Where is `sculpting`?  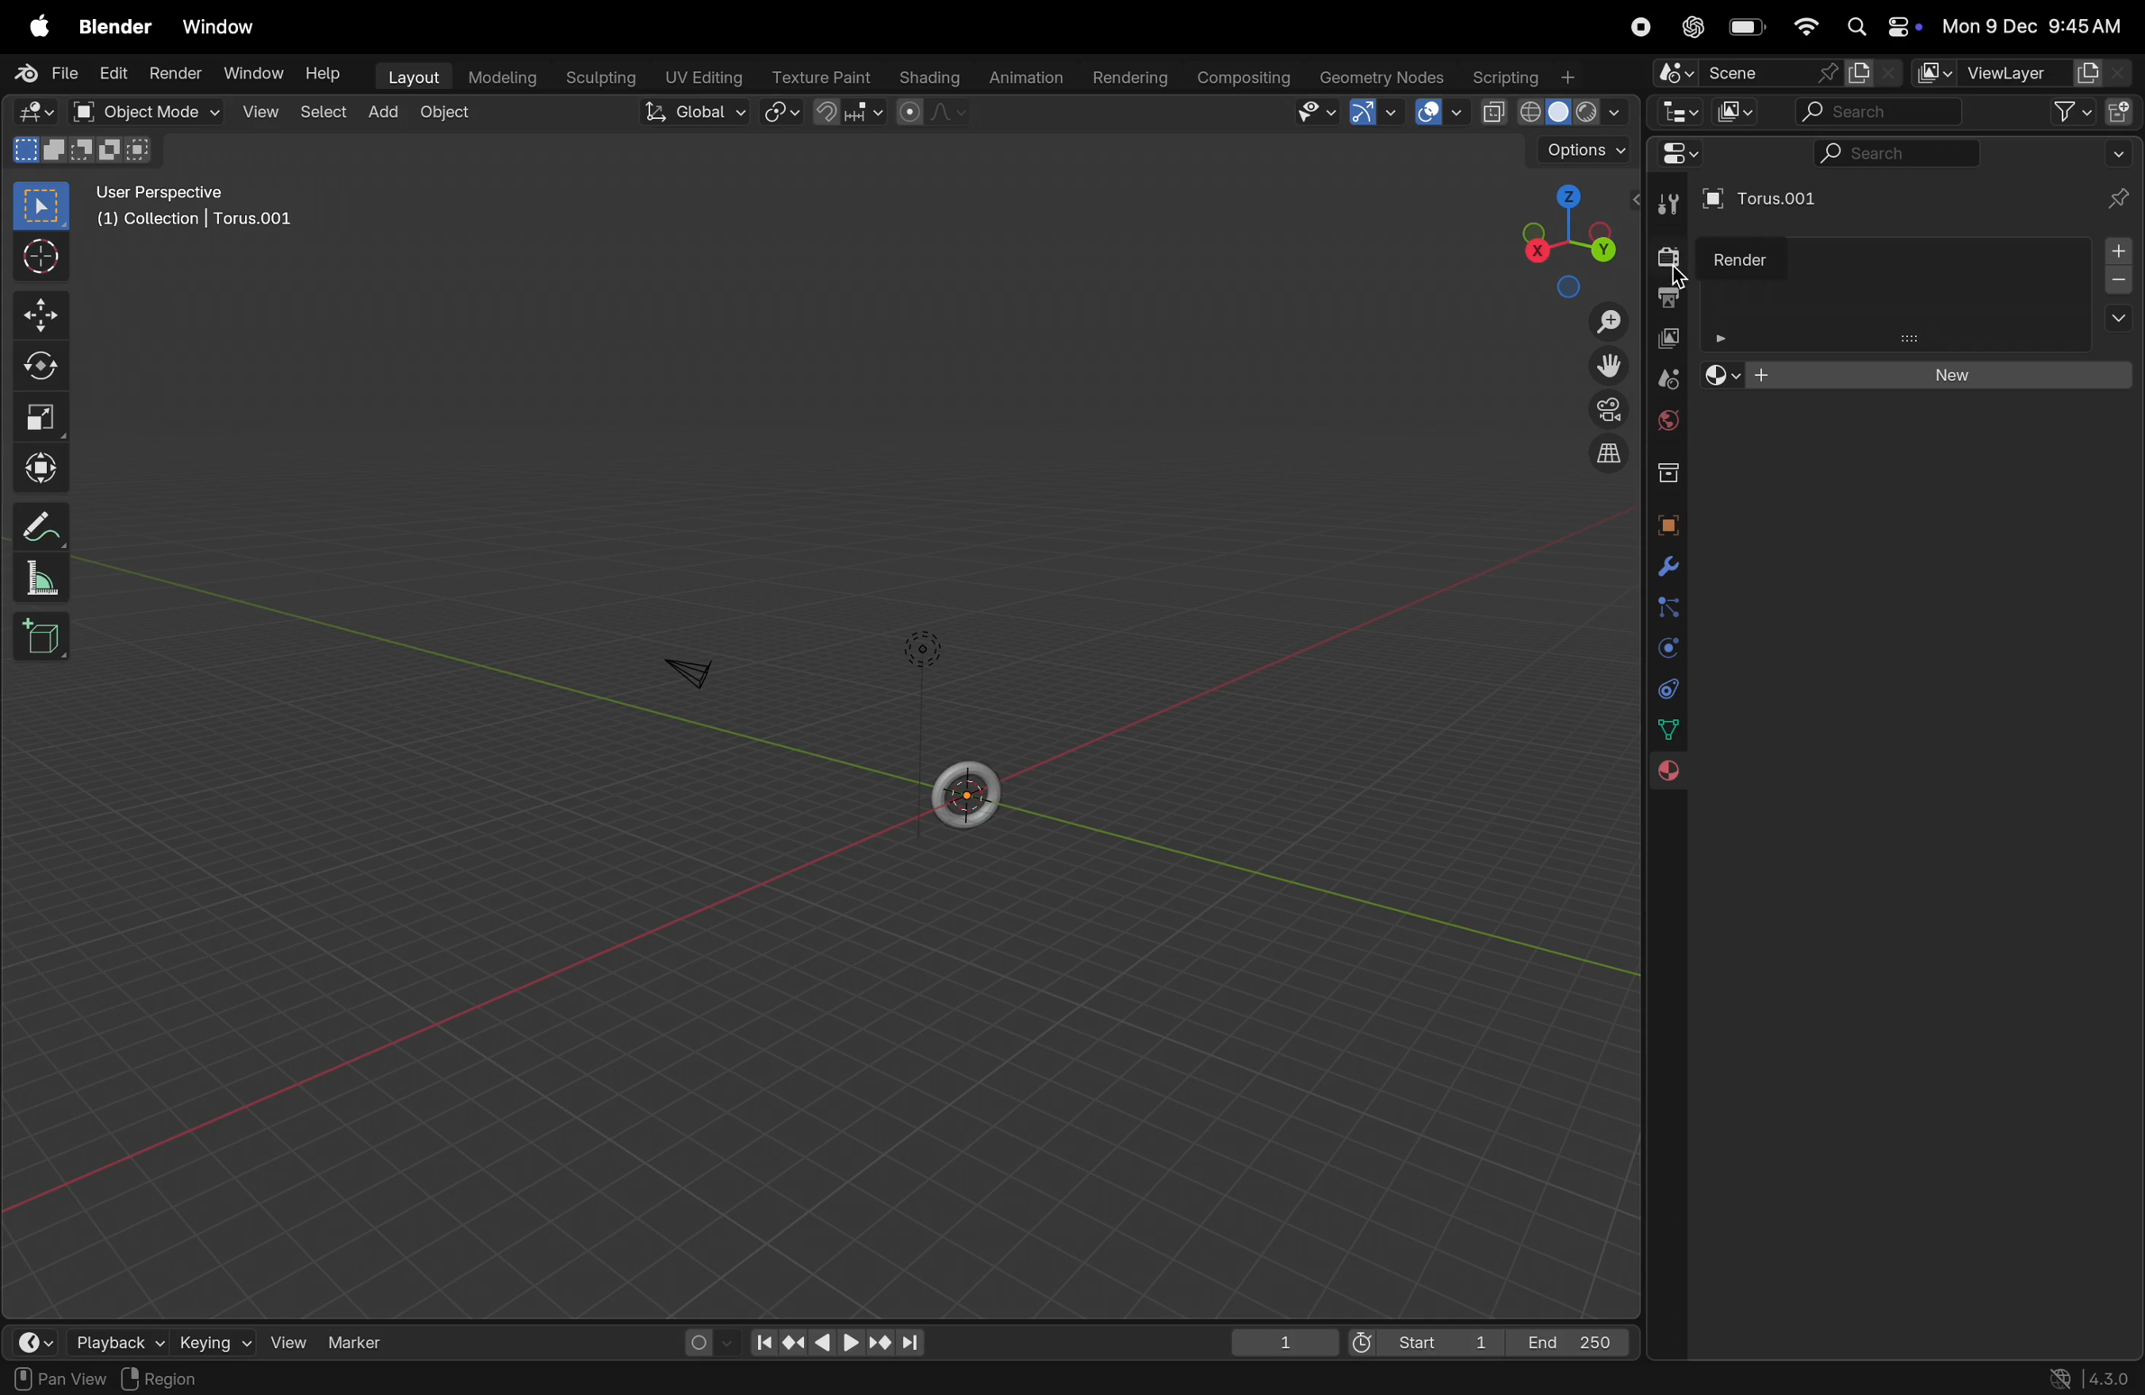 sculpting is located at coordinates (597, 74).